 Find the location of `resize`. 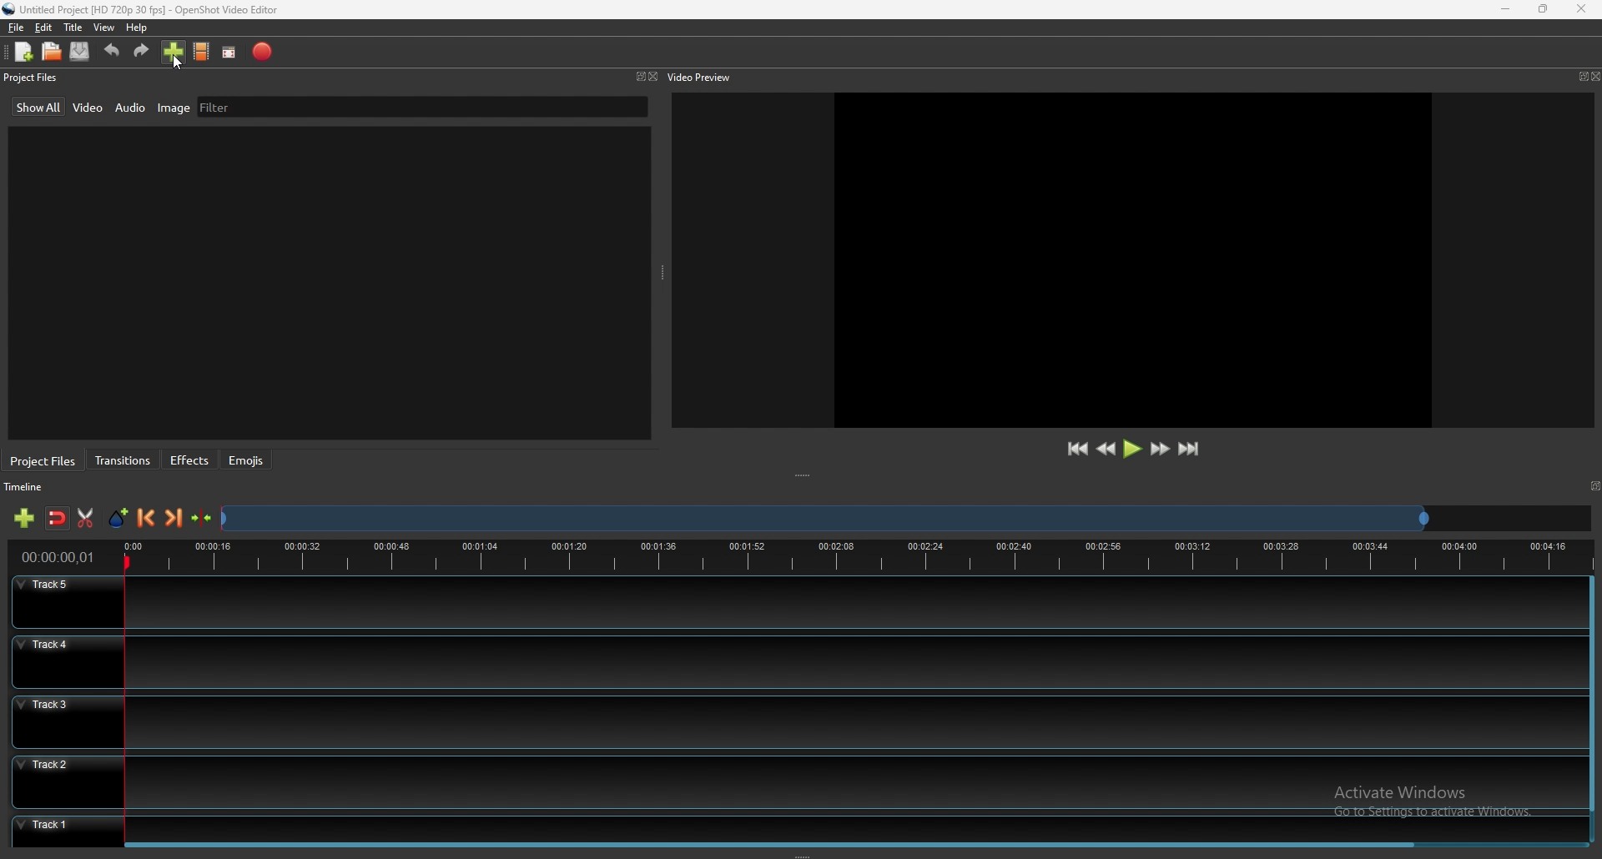

resize is located at coordinates (1544, 8).